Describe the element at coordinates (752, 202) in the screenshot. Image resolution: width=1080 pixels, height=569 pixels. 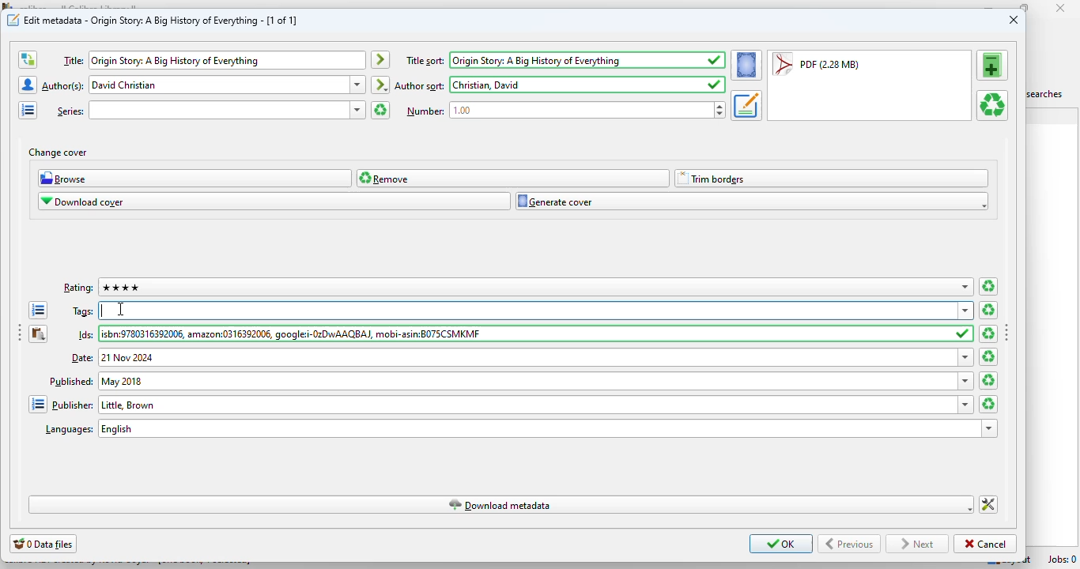
I see `generate cover` at that location.